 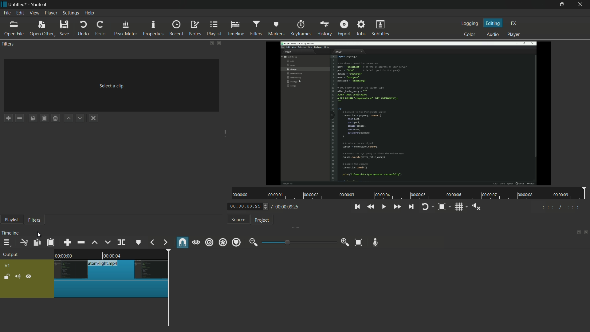 I want to click on filters, so click(x=9, y=44).